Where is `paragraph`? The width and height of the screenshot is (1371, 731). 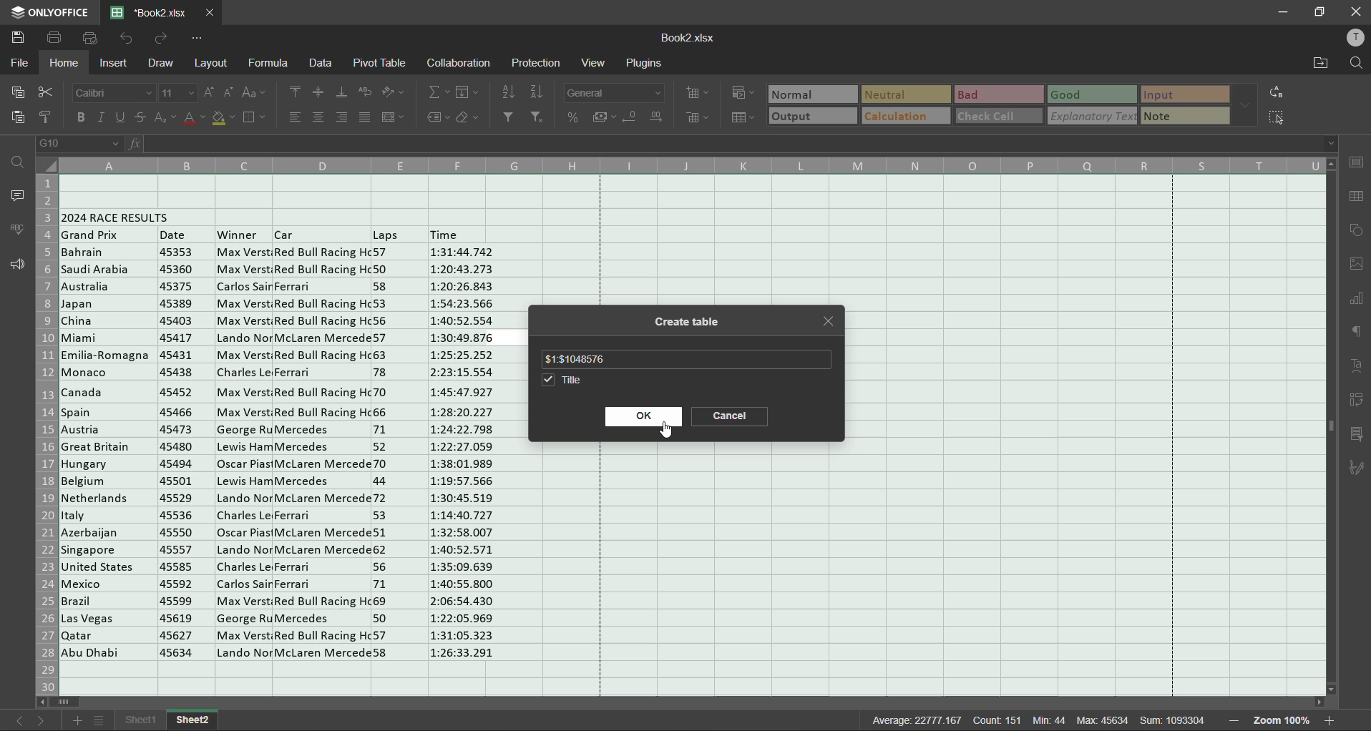 paragraph is located at coordinates (1355, 336).